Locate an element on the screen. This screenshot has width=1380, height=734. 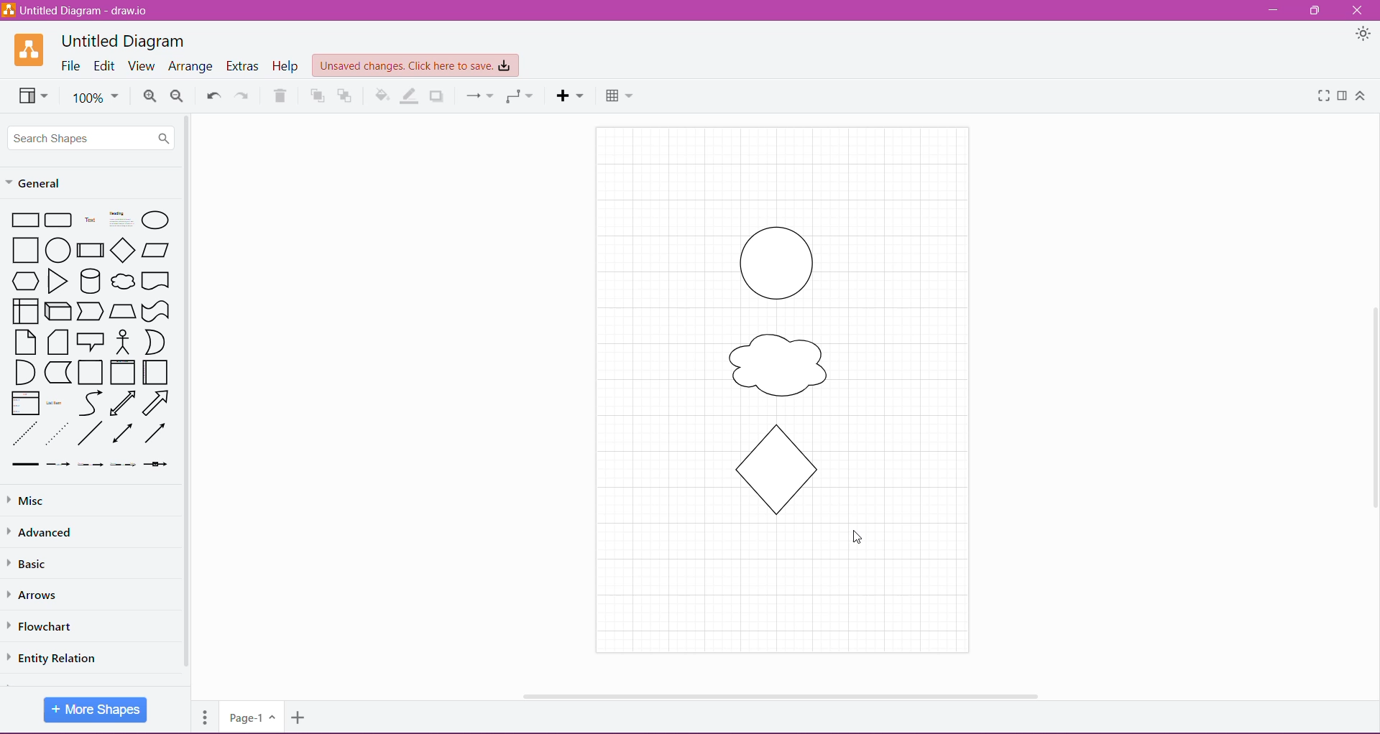
Edit is located at coordinates (105, 67).